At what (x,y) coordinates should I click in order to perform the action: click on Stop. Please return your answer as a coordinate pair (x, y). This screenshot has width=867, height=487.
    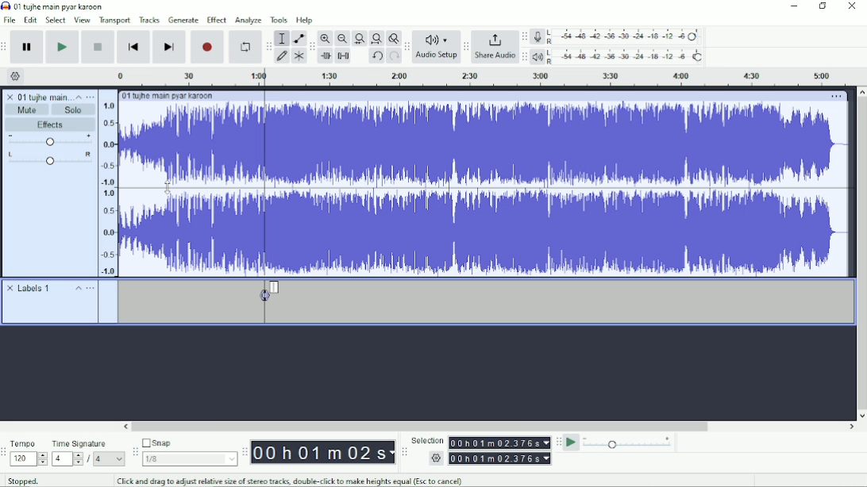
    Looking at the image, I should click on (98, 47).